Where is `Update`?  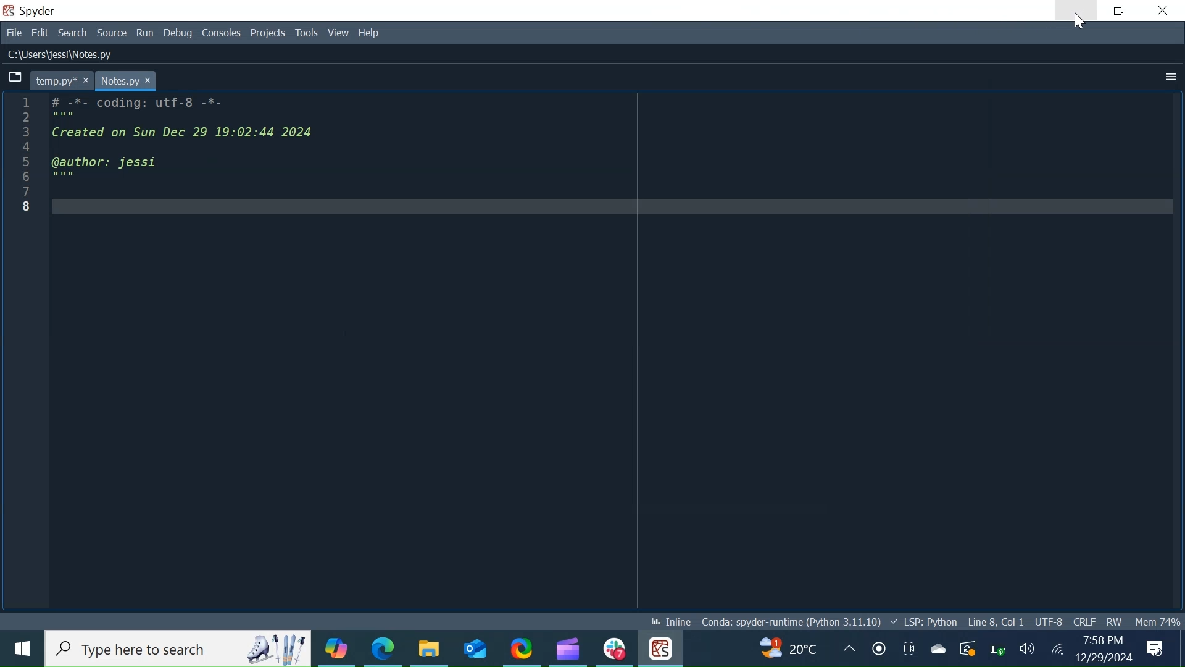 Update is located at coordinates (800, 648).